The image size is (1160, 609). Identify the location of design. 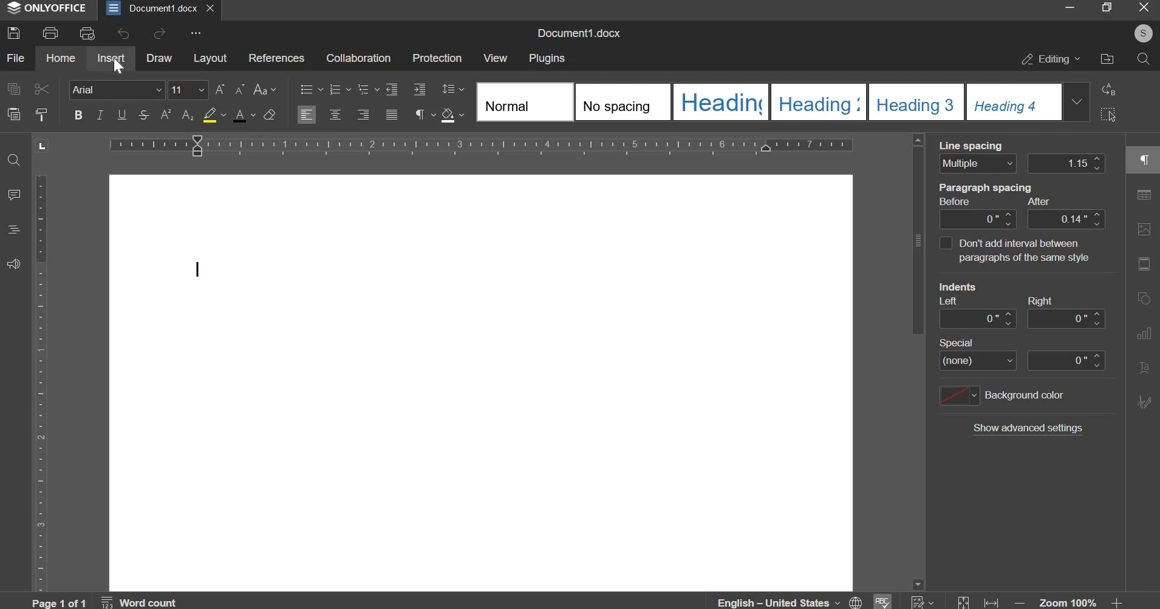
(783, 101).